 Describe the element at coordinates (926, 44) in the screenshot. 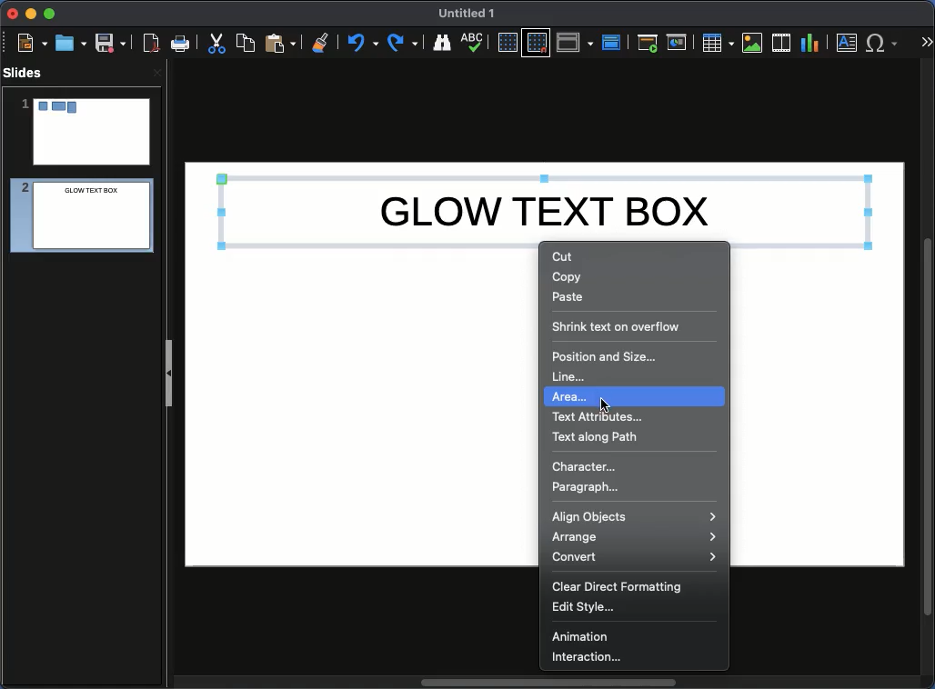

I see `More` at that location.